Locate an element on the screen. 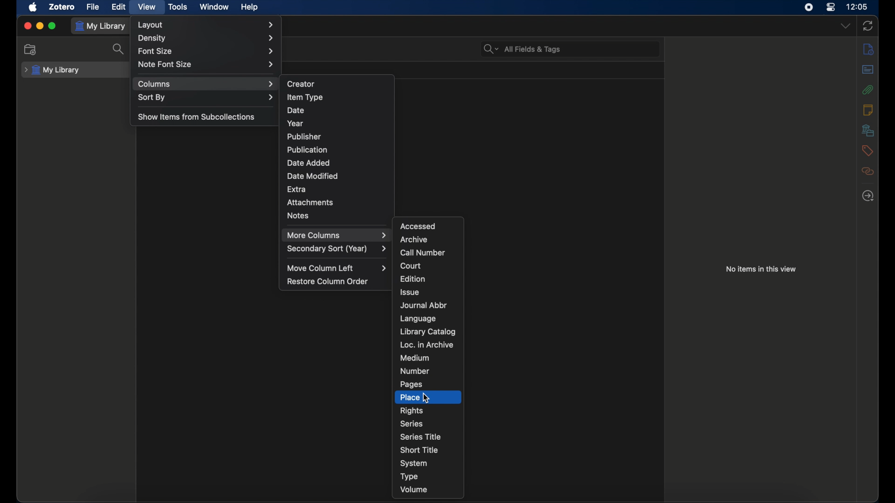 This screenshot has height=503, width=895. archive is located at coordinates (413, 239).